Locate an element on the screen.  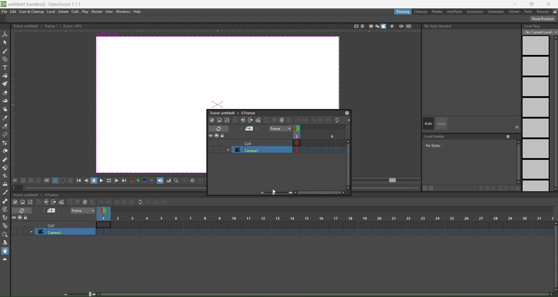
frame is located at coordinates (319, 140).